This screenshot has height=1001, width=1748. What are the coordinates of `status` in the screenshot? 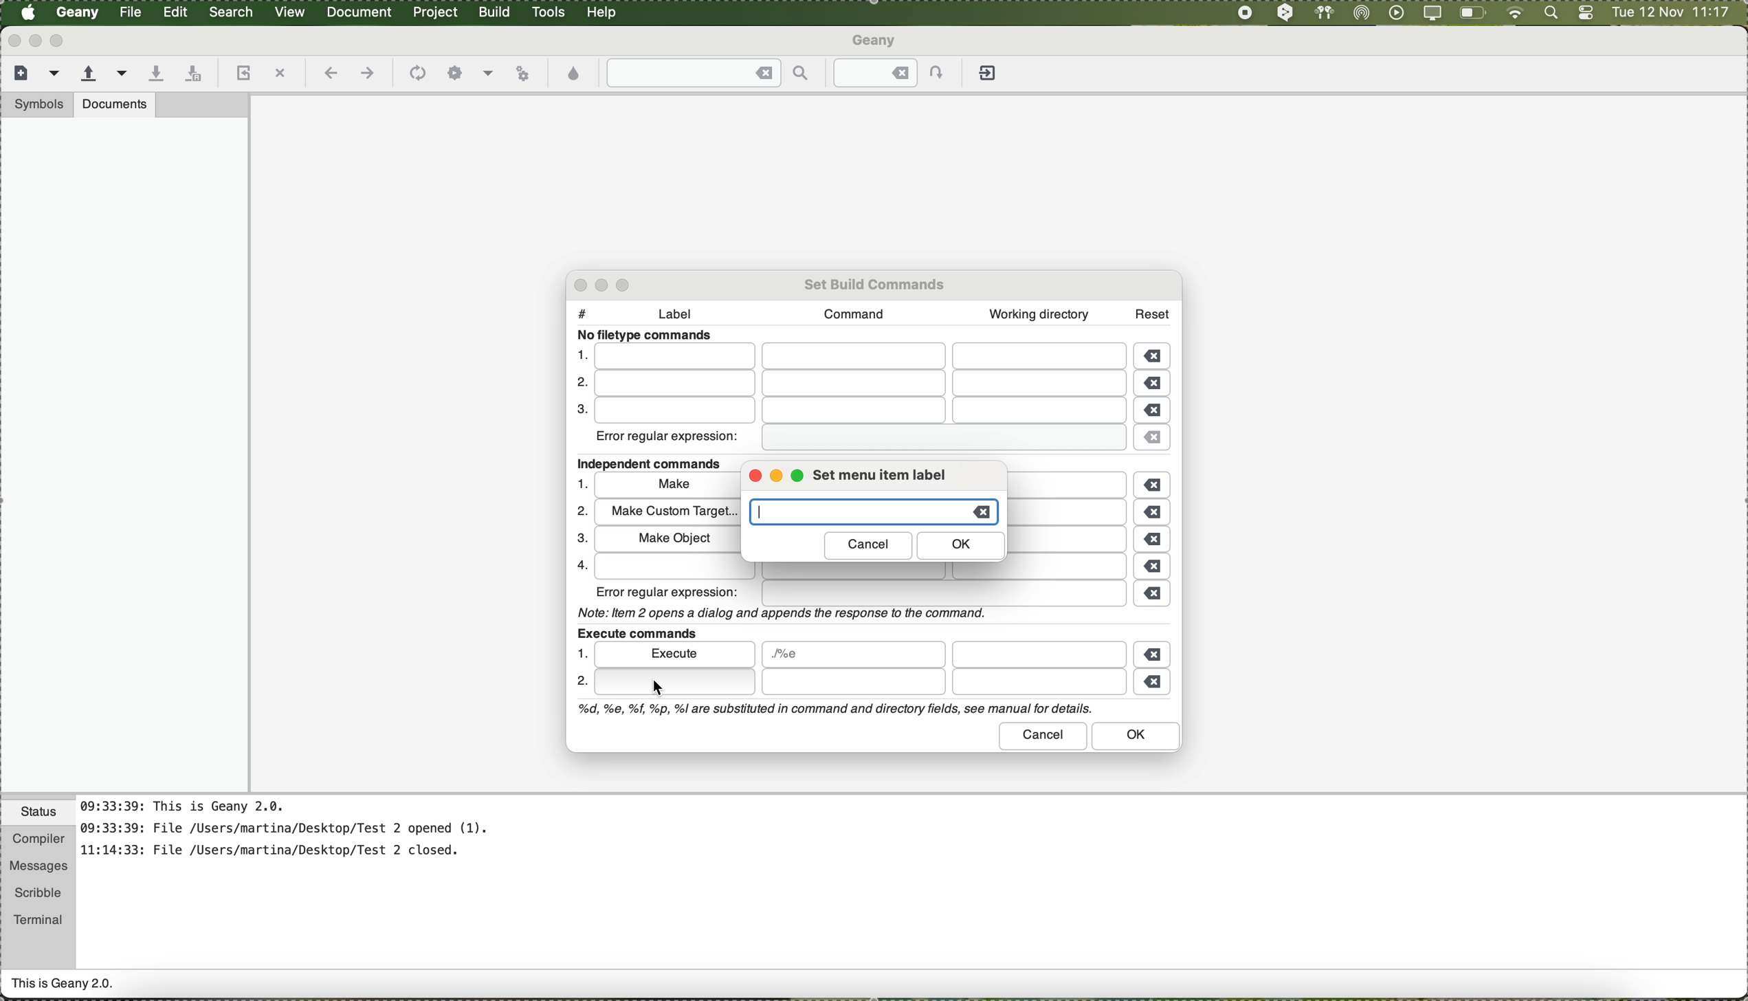 It's located at (38, 814).